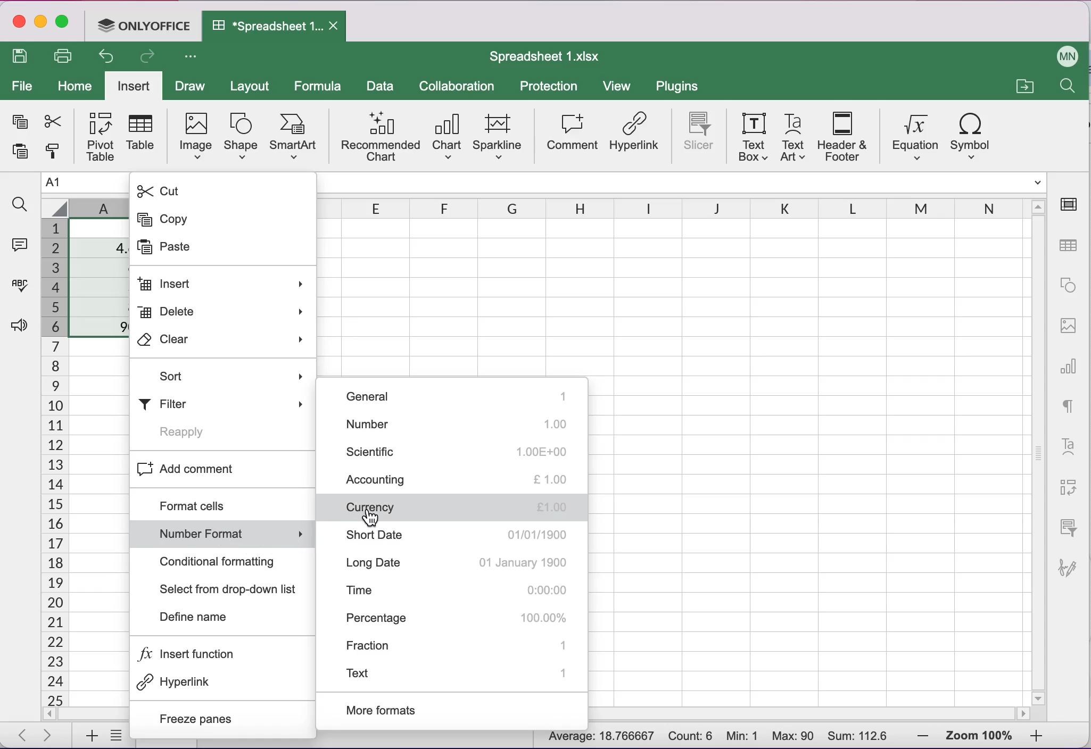  Describe the element at coordinates (47, 737) in the screenshot. I see `next sheet` at that location.